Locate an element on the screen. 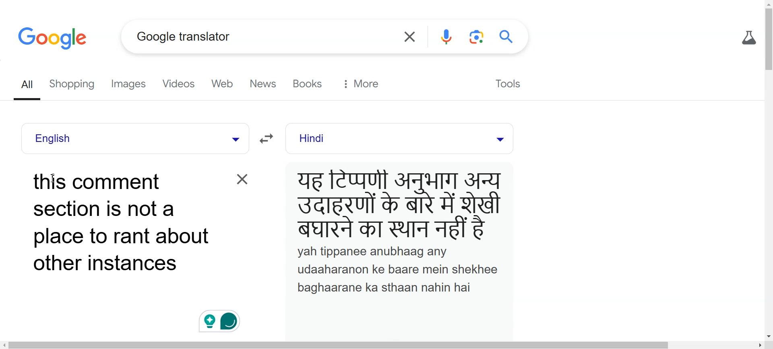  Vertical scroll bar is located at coordinates (768, 169).